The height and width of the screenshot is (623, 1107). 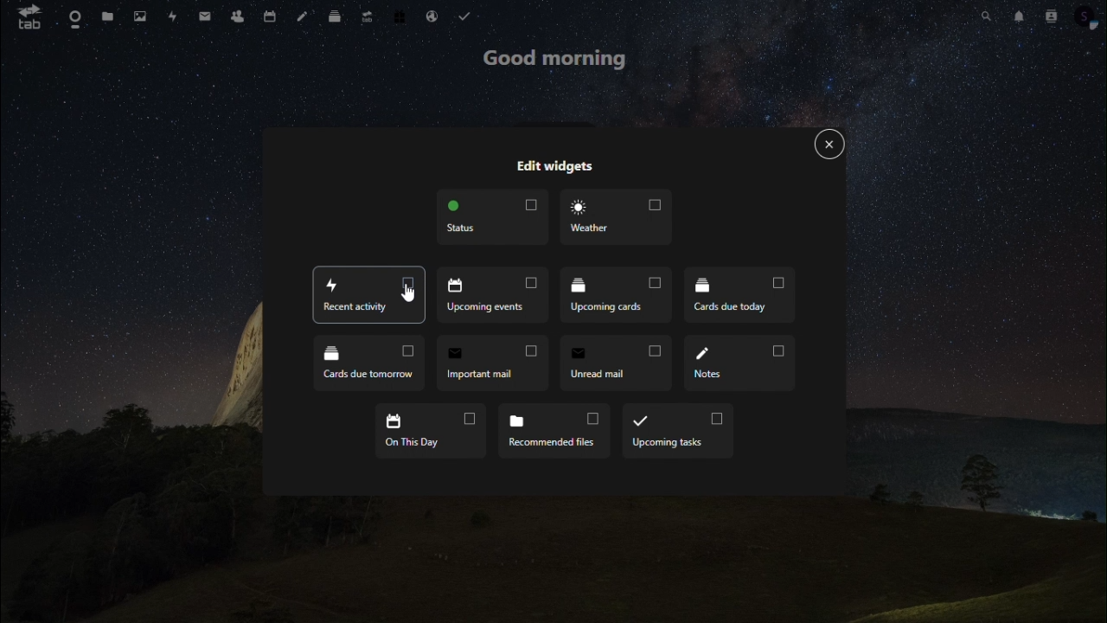 I want to click on upgrade, so click(x=366, y=20).